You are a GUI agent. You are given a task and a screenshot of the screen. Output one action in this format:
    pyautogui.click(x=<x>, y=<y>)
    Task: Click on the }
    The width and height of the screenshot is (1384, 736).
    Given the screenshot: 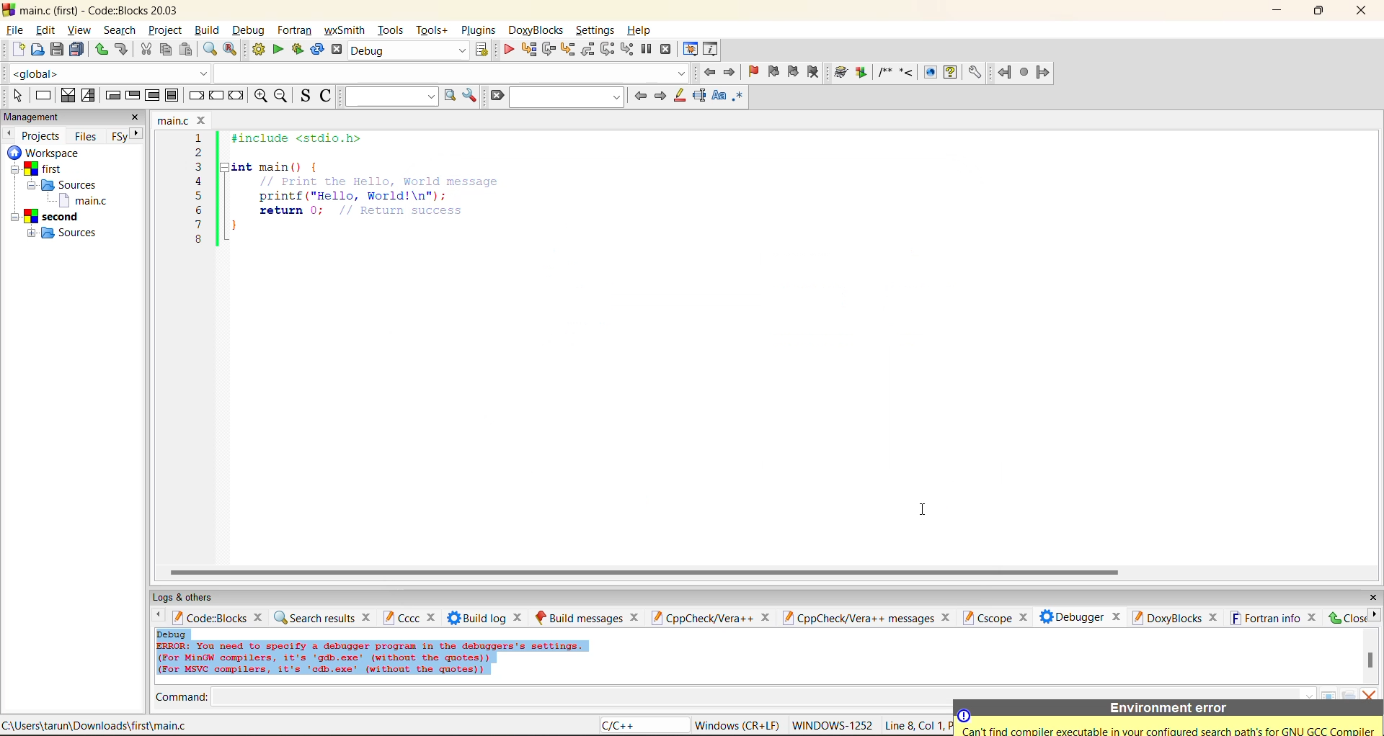 What is the action you would take?
    pyautogui.click(x=234, y=228)
    